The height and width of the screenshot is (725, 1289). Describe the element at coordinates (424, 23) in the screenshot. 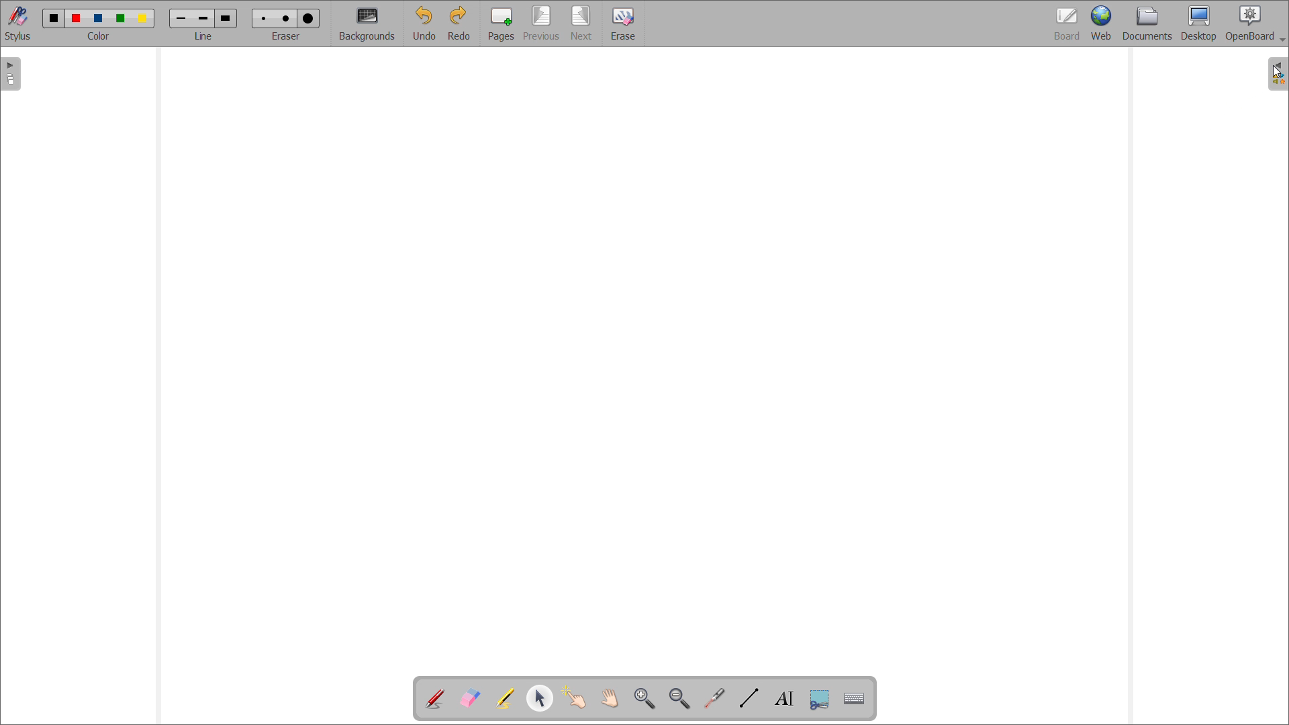

I see `undo` at that location.